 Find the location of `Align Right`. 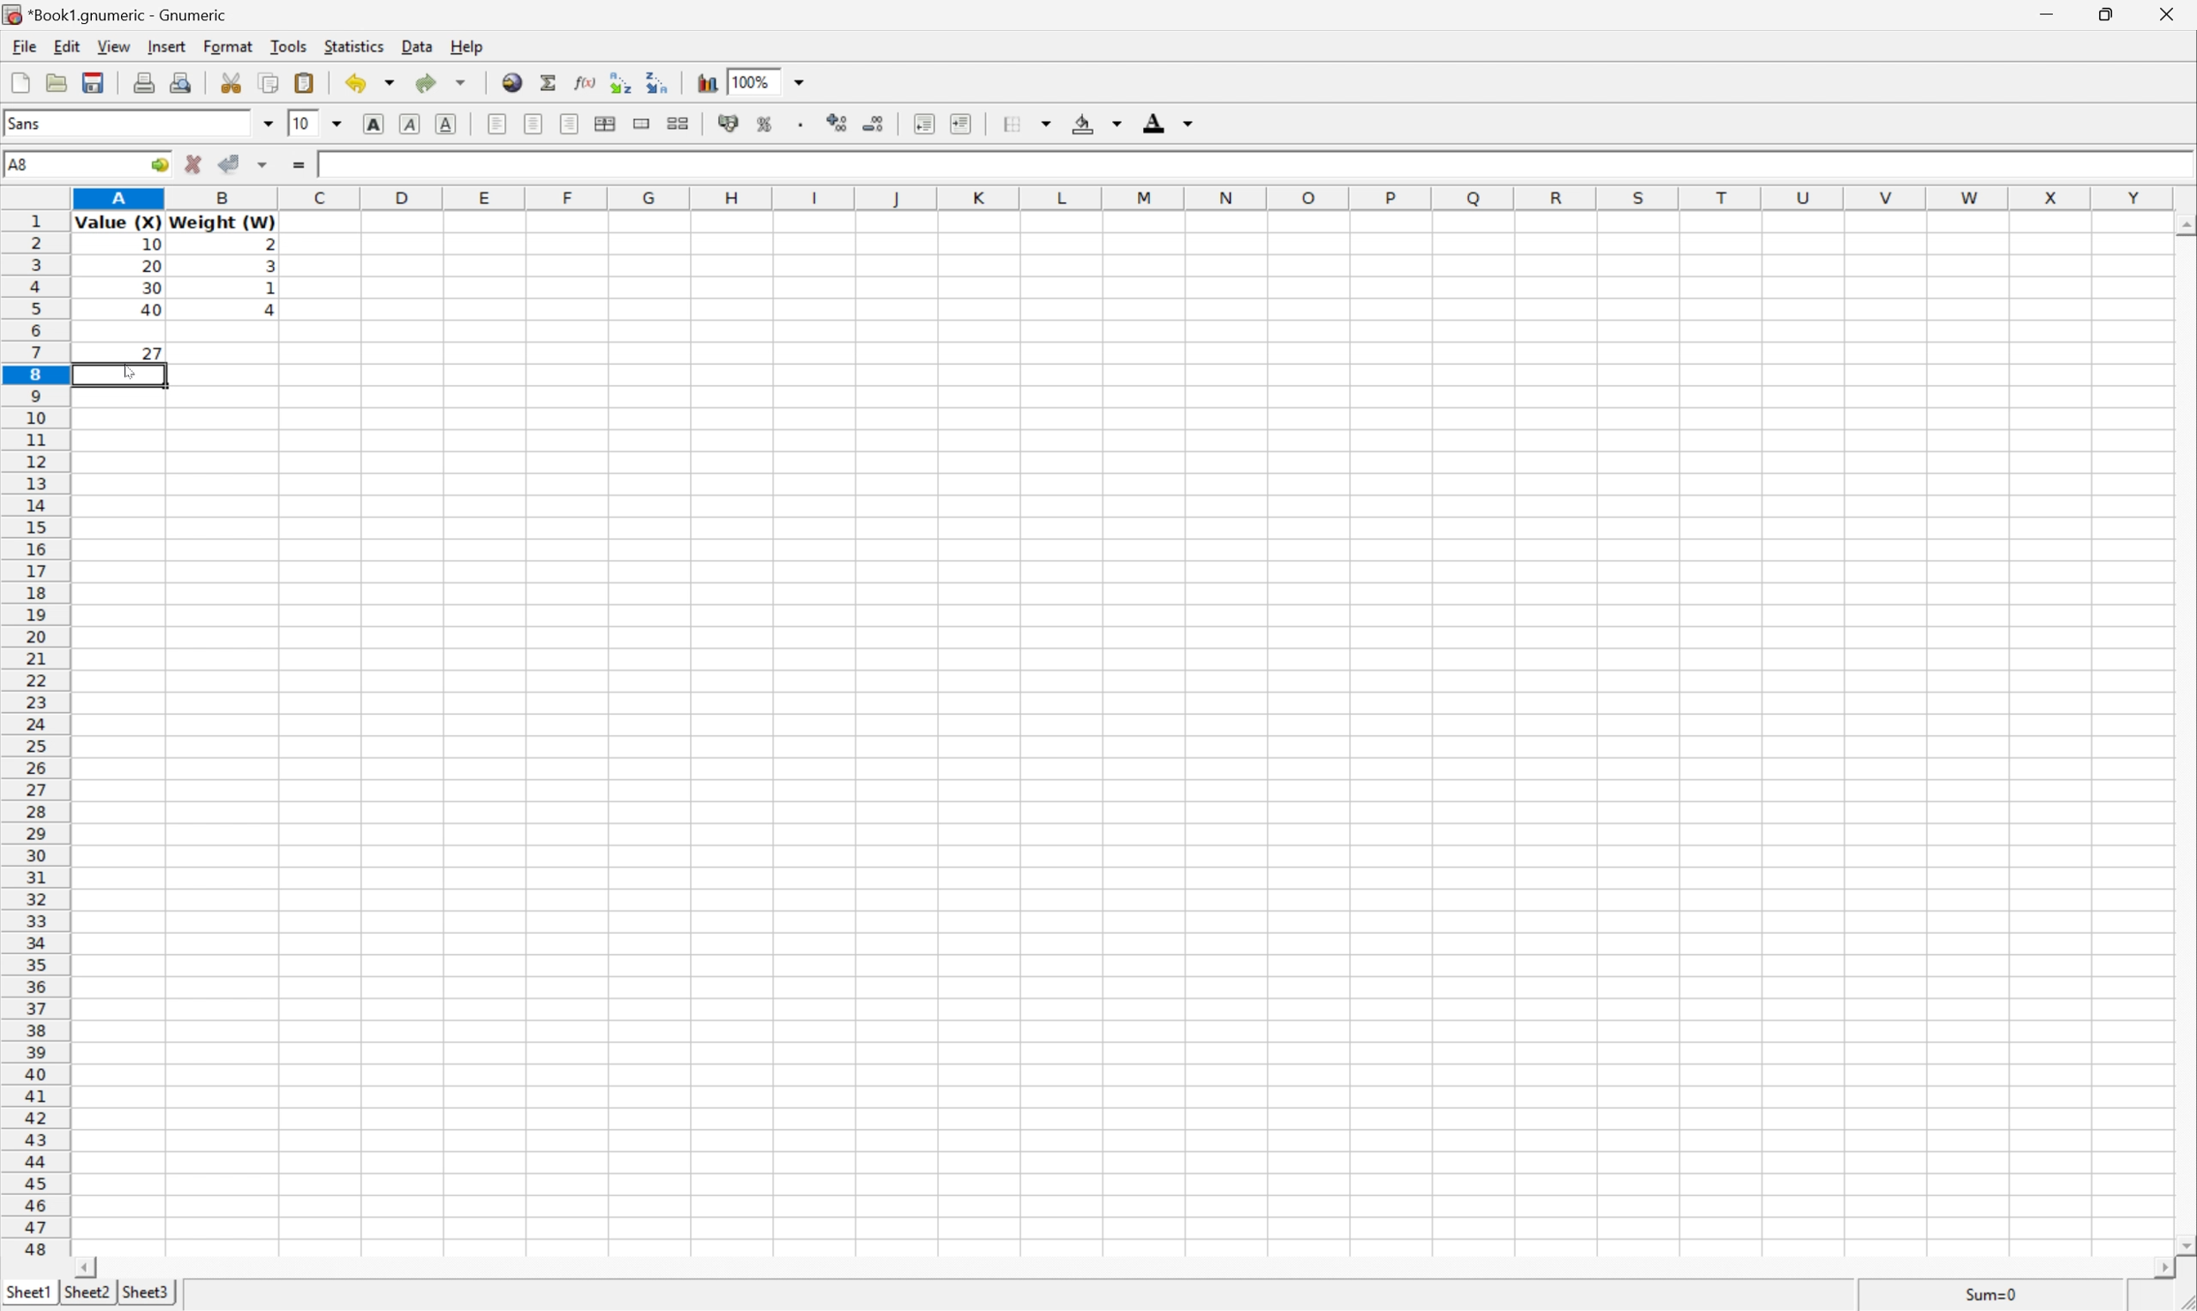

Align Right is located at coordinates (572, 124).